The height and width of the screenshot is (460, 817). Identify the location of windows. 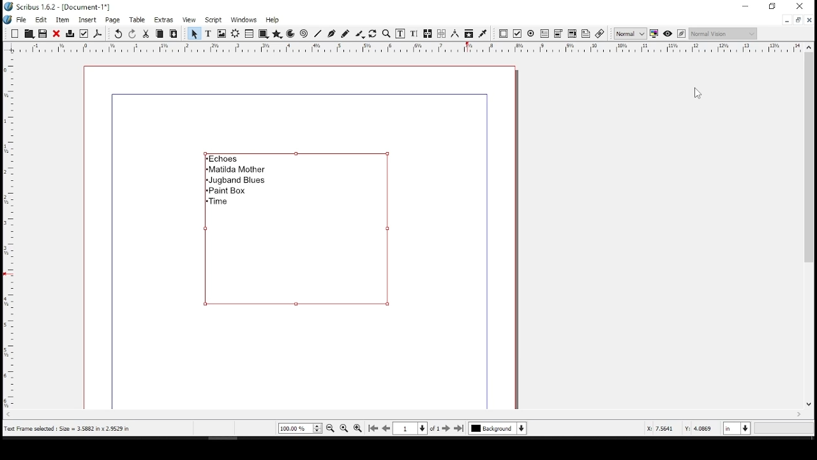
(243, 20).